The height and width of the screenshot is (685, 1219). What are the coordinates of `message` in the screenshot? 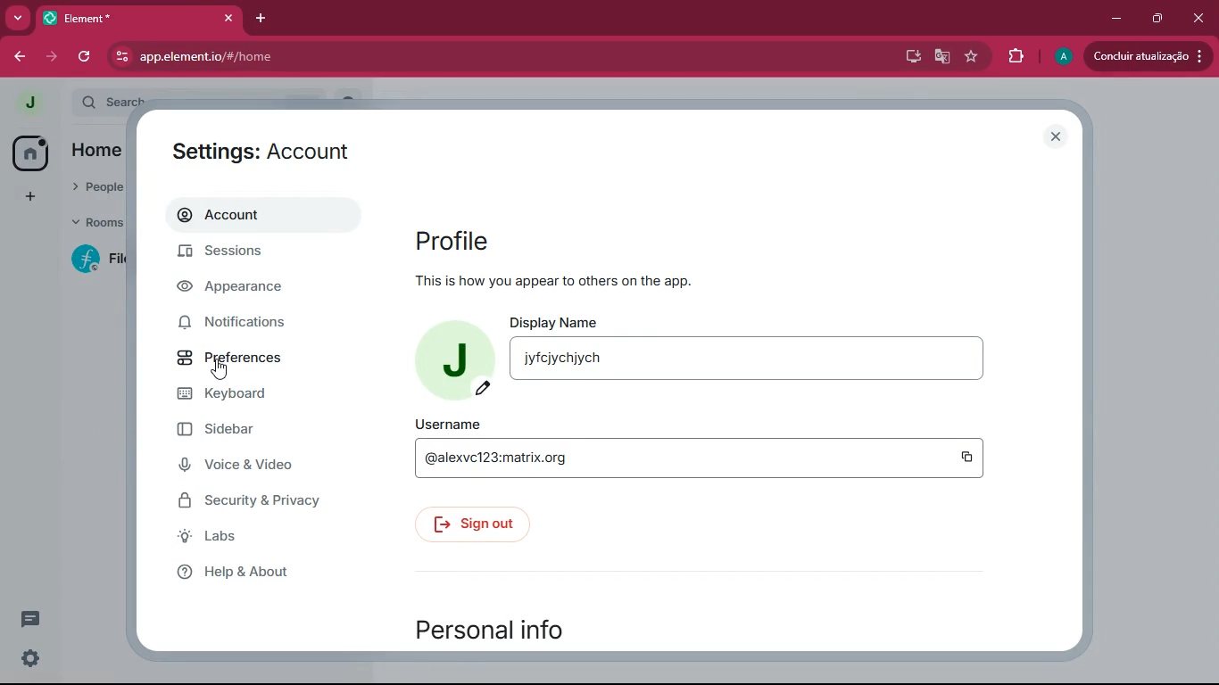 It's located at (30, 618).